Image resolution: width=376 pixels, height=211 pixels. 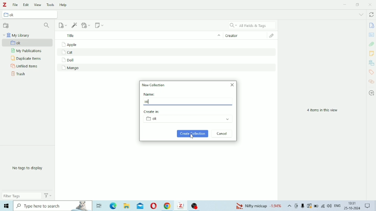 What do you see at coordinates (372, 81) in the screenshot?
I see `Related` at bounding box center [372, 81].